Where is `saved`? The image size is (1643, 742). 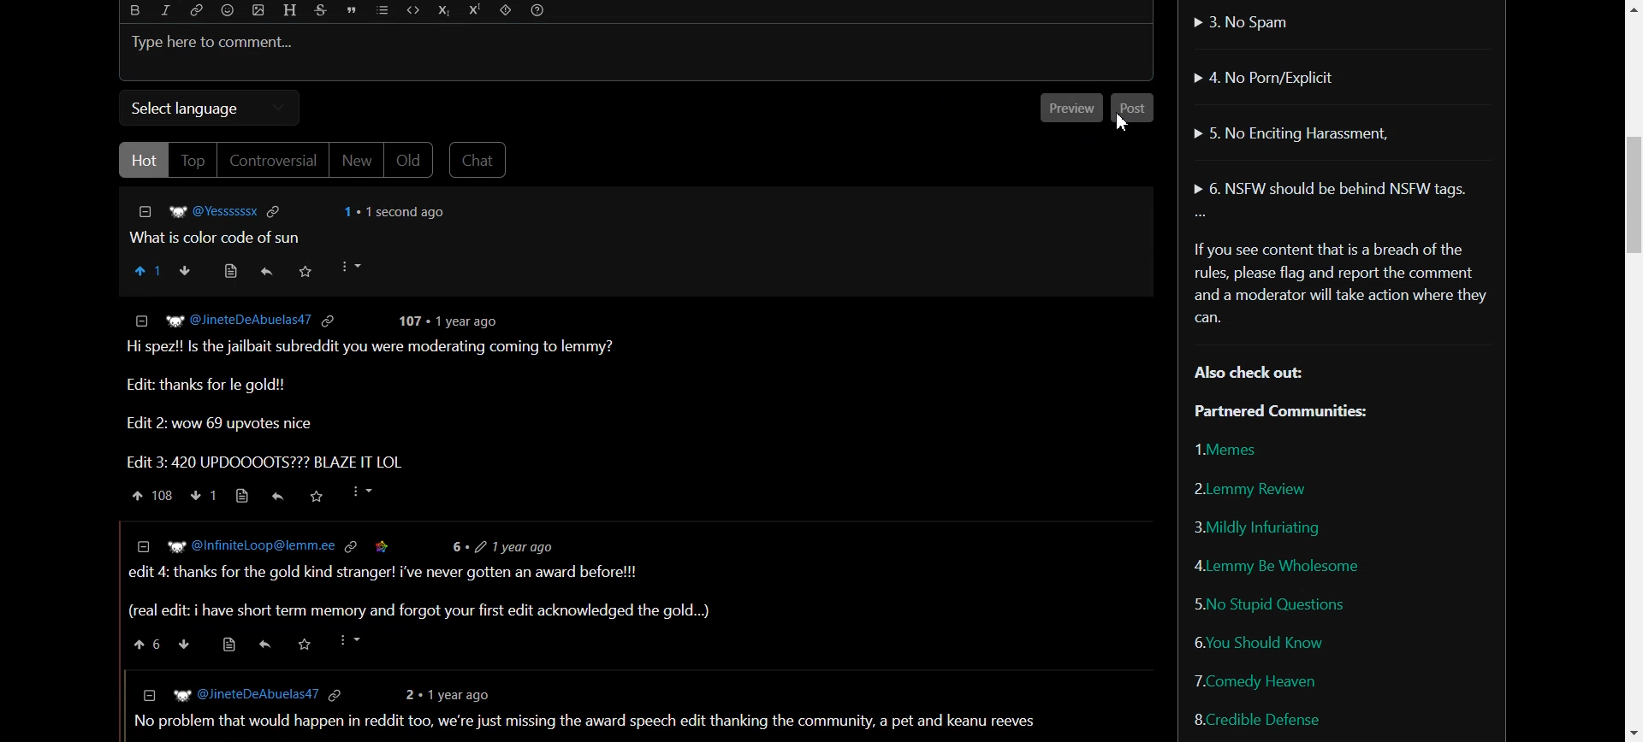
saved is located at coordinates (312, 645).